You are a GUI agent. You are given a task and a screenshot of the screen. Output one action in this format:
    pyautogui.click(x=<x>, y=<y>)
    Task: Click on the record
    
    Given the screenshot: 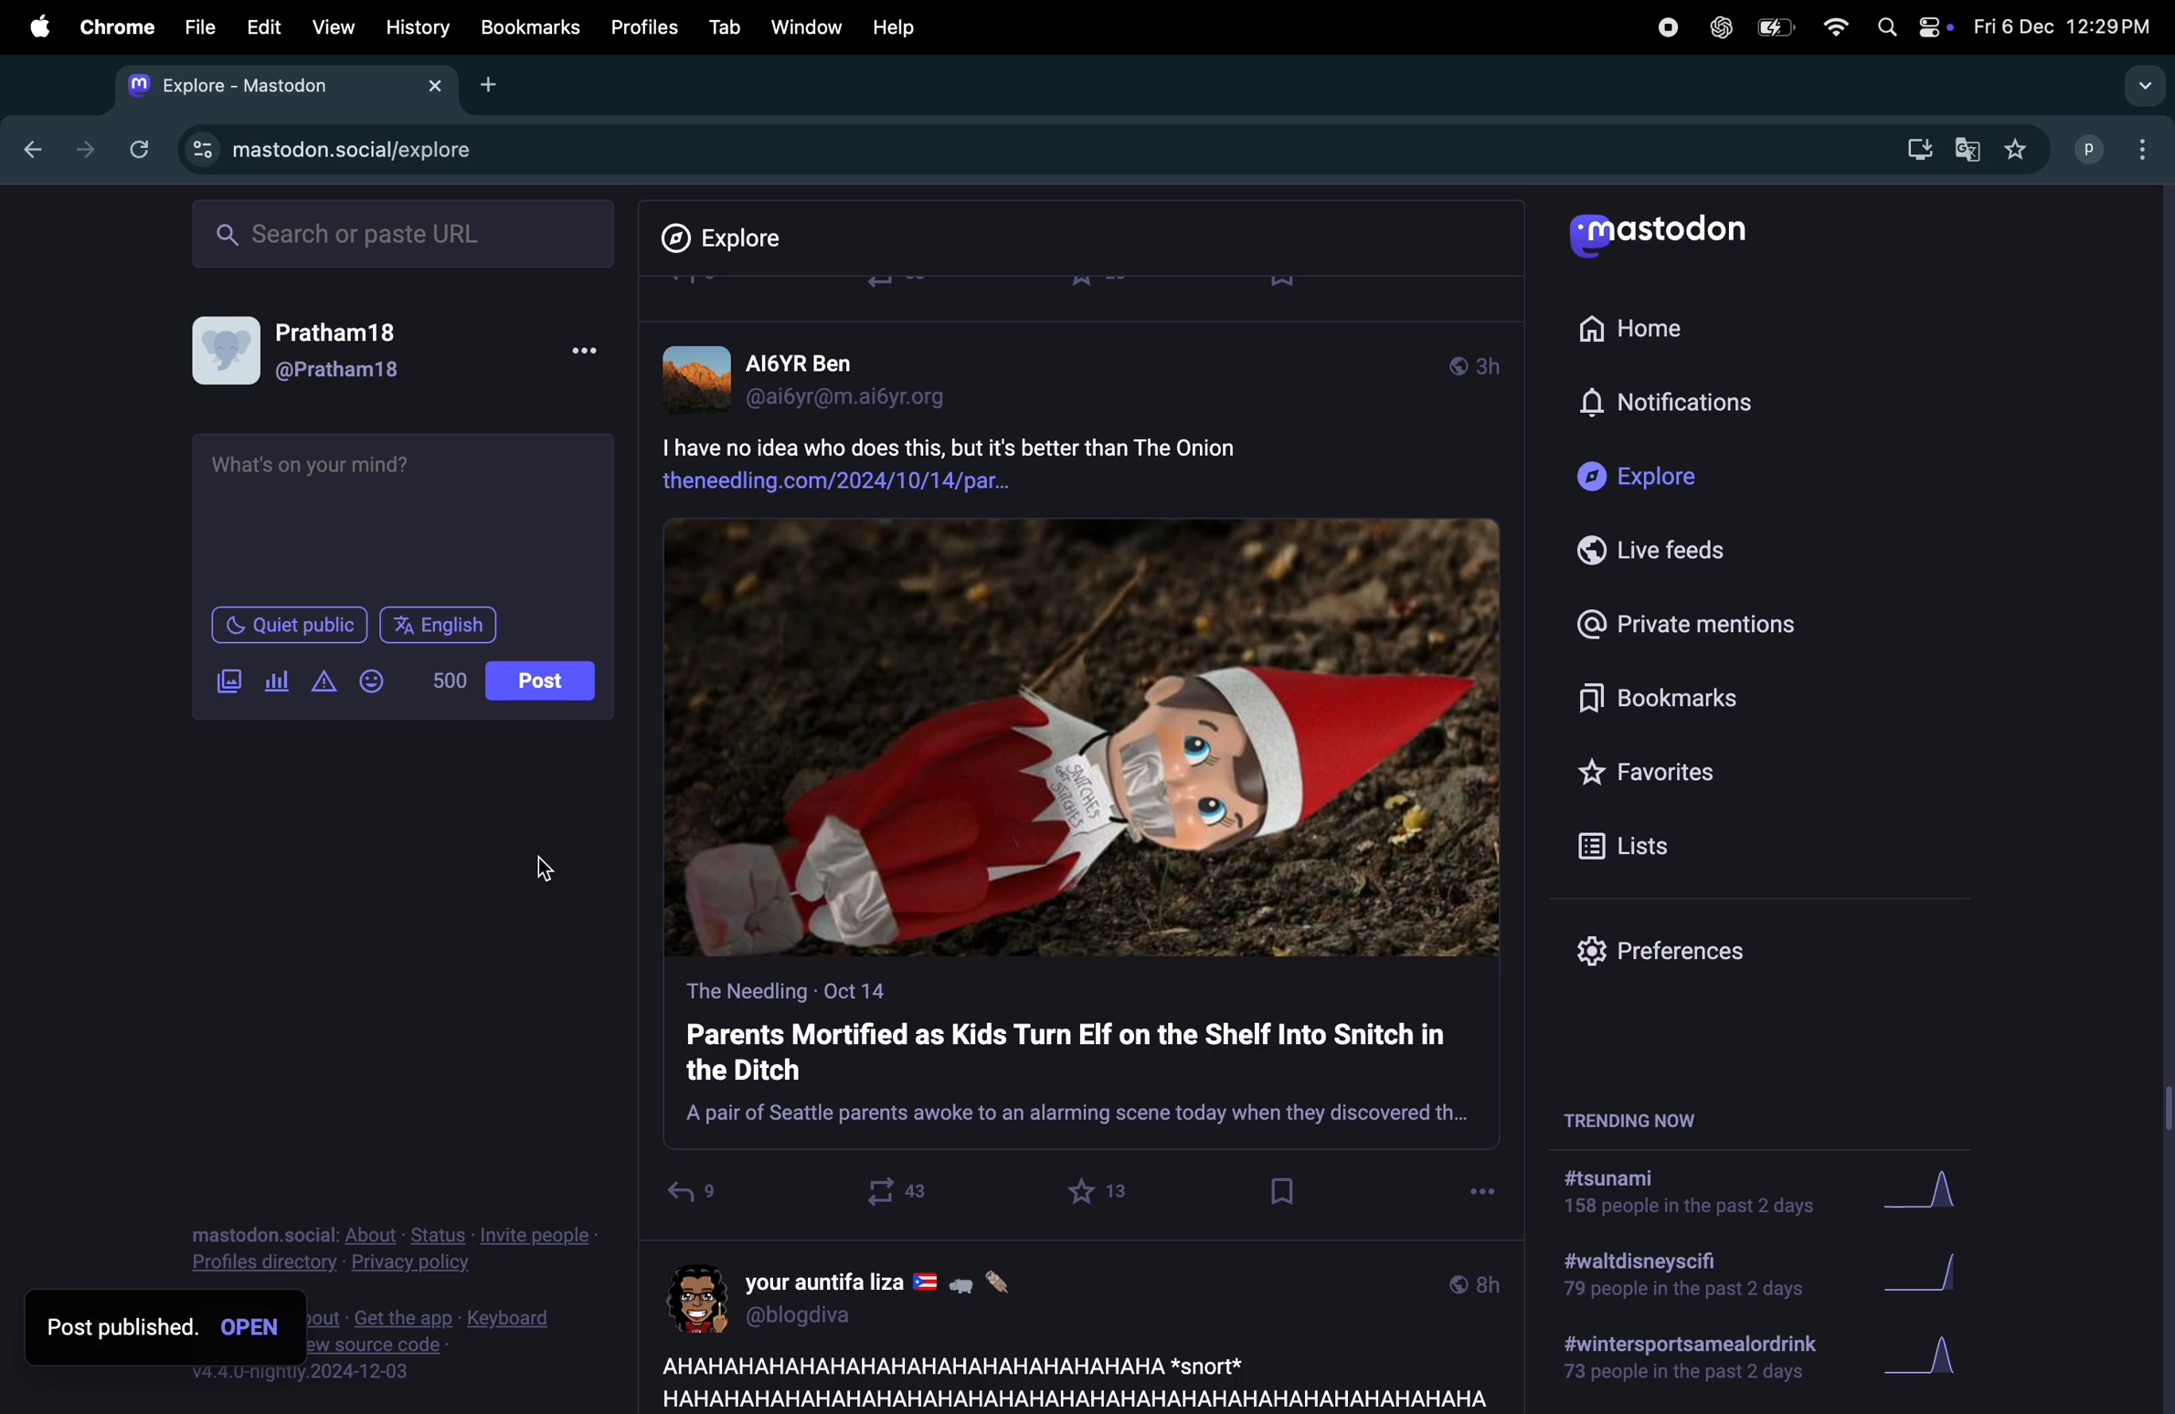 What is the action you would take?
    pyautogui.click(x=1666, y=26)
    